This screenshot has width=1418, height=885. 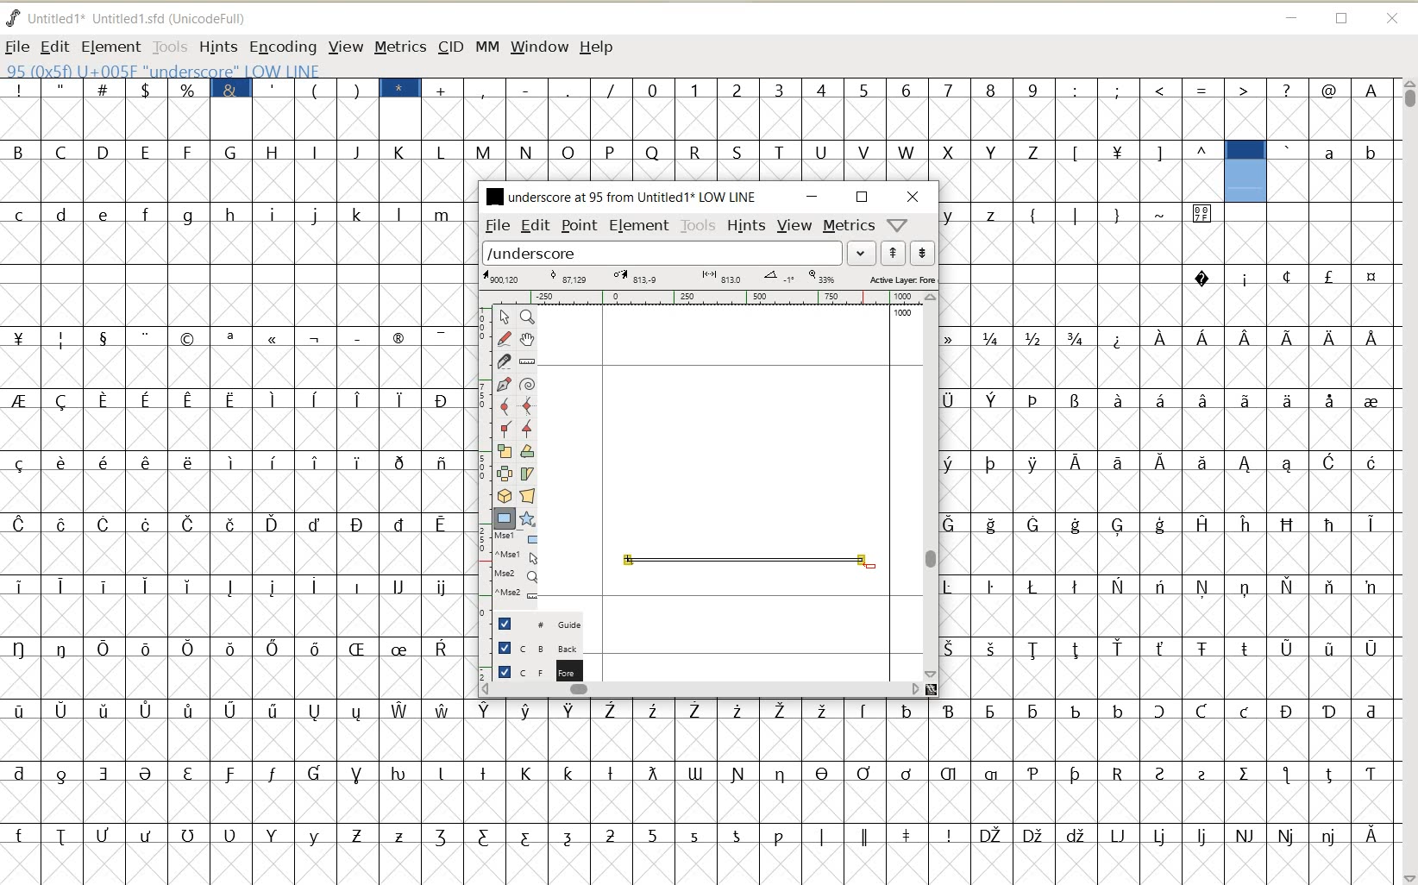 What do you see at coordinates (662, 252) in the screenshot?
I see `load word list` at bounding box center [662, 252].